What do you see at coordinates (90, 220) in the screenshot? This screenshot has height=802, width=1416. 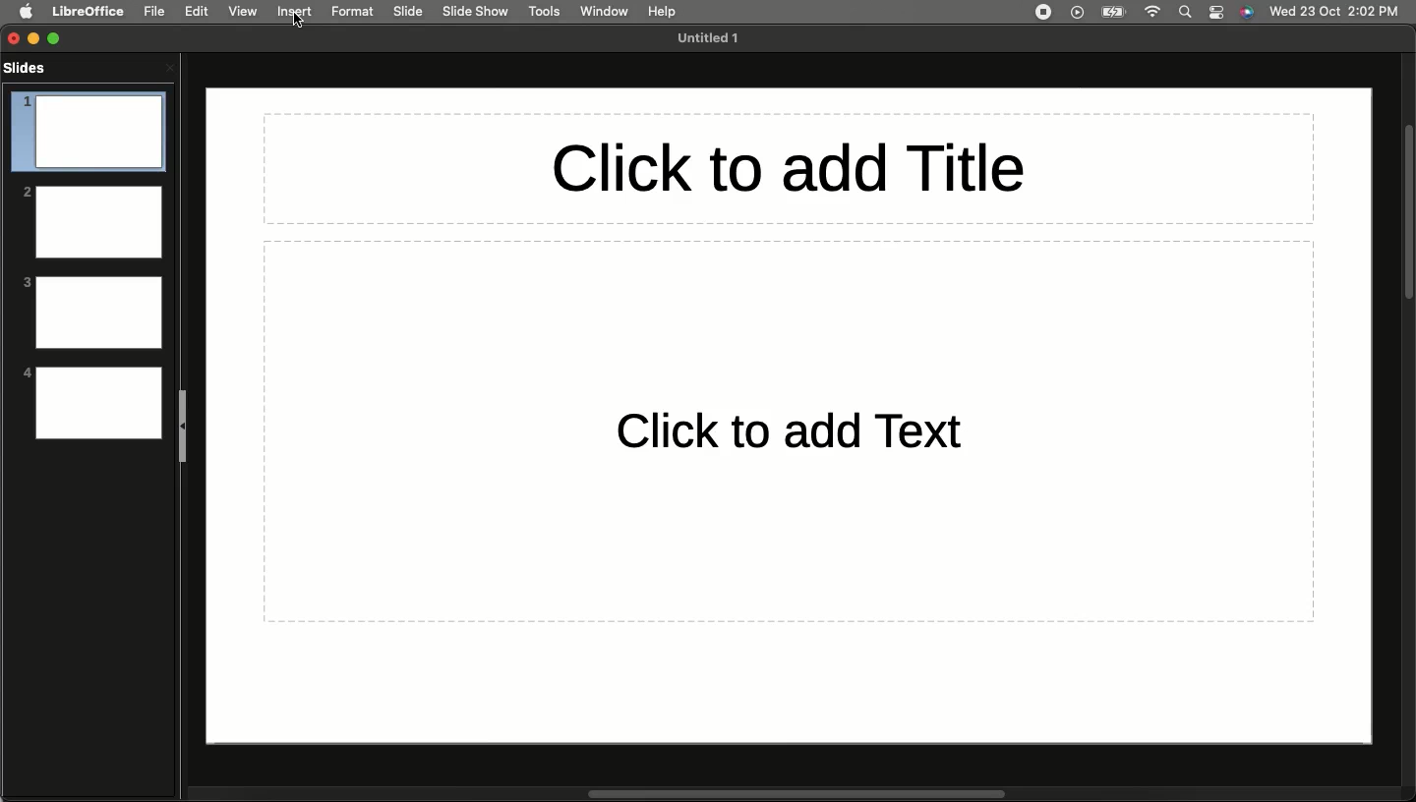 I see `2` at bounding box center [90, 220].